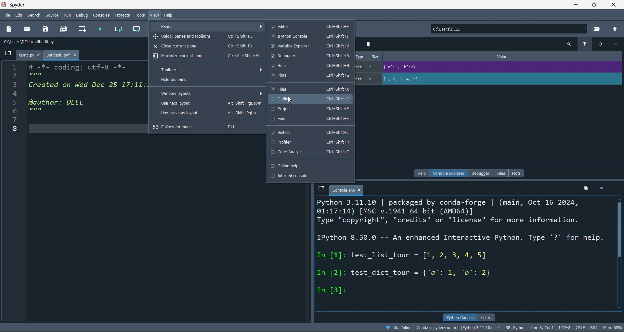 This screenshot has height=332, width=624. Describe the element at coordinates (310, 56) in the screenshot. I see `debugger` at that location.